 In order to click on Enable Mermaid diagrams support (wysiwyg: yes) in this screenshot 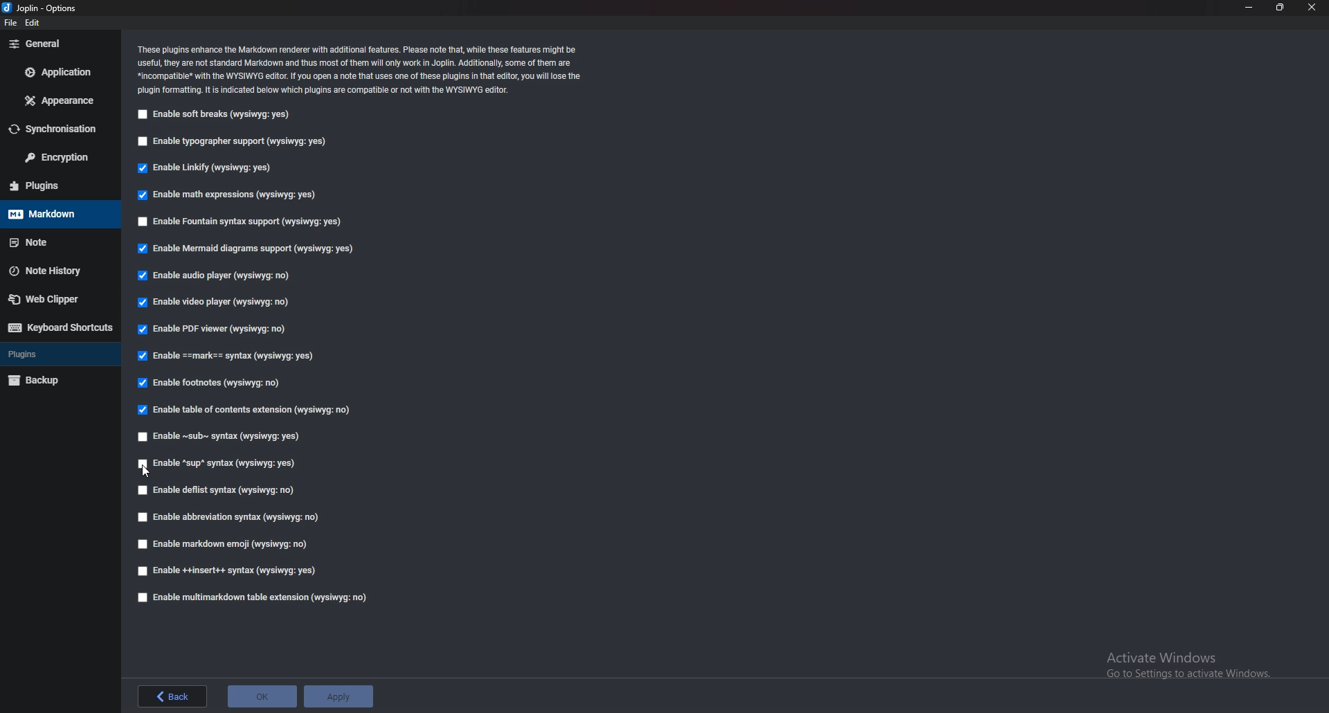, I will do `click(245, 247)`.